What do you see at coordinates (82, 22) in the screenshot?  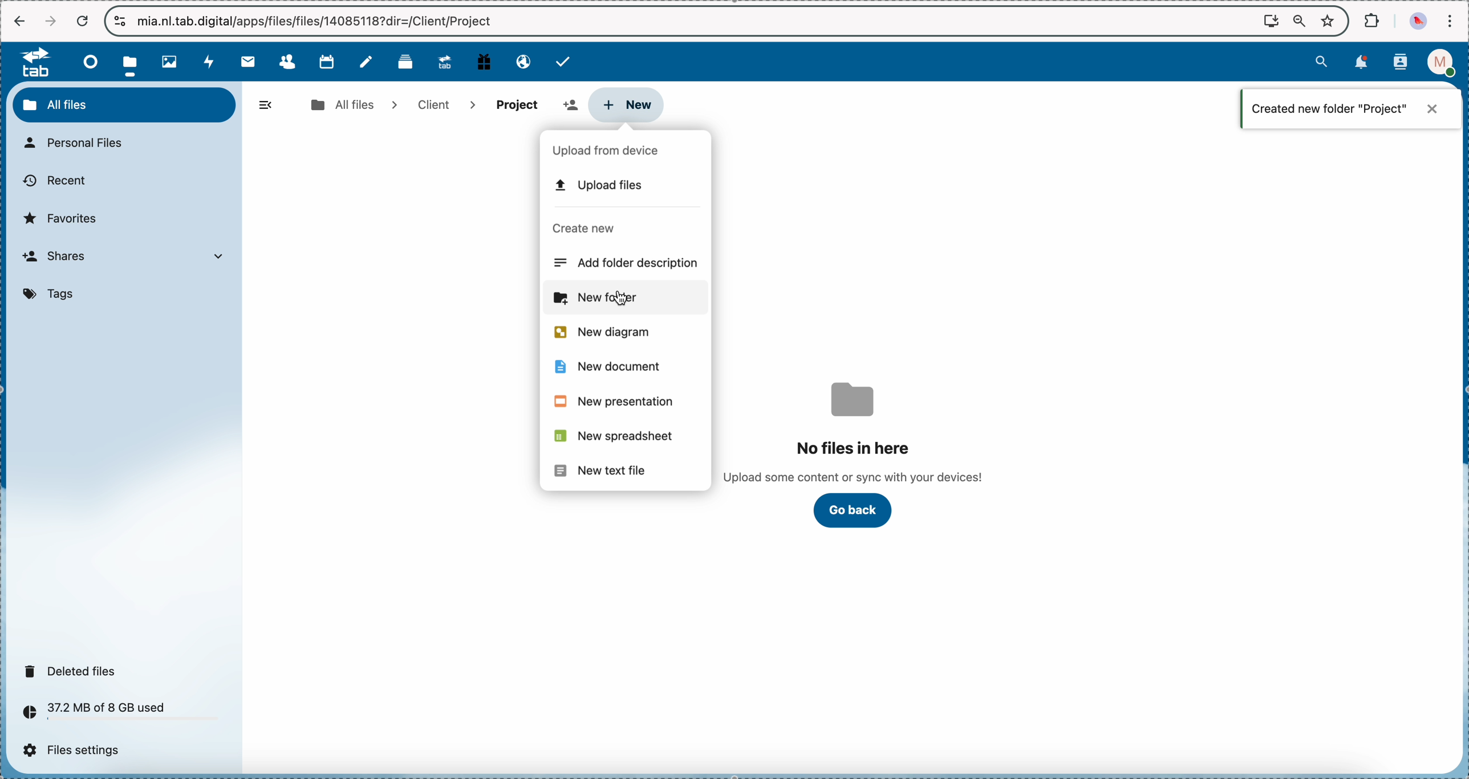 I see `cancel` at bounding box center [82, 22].